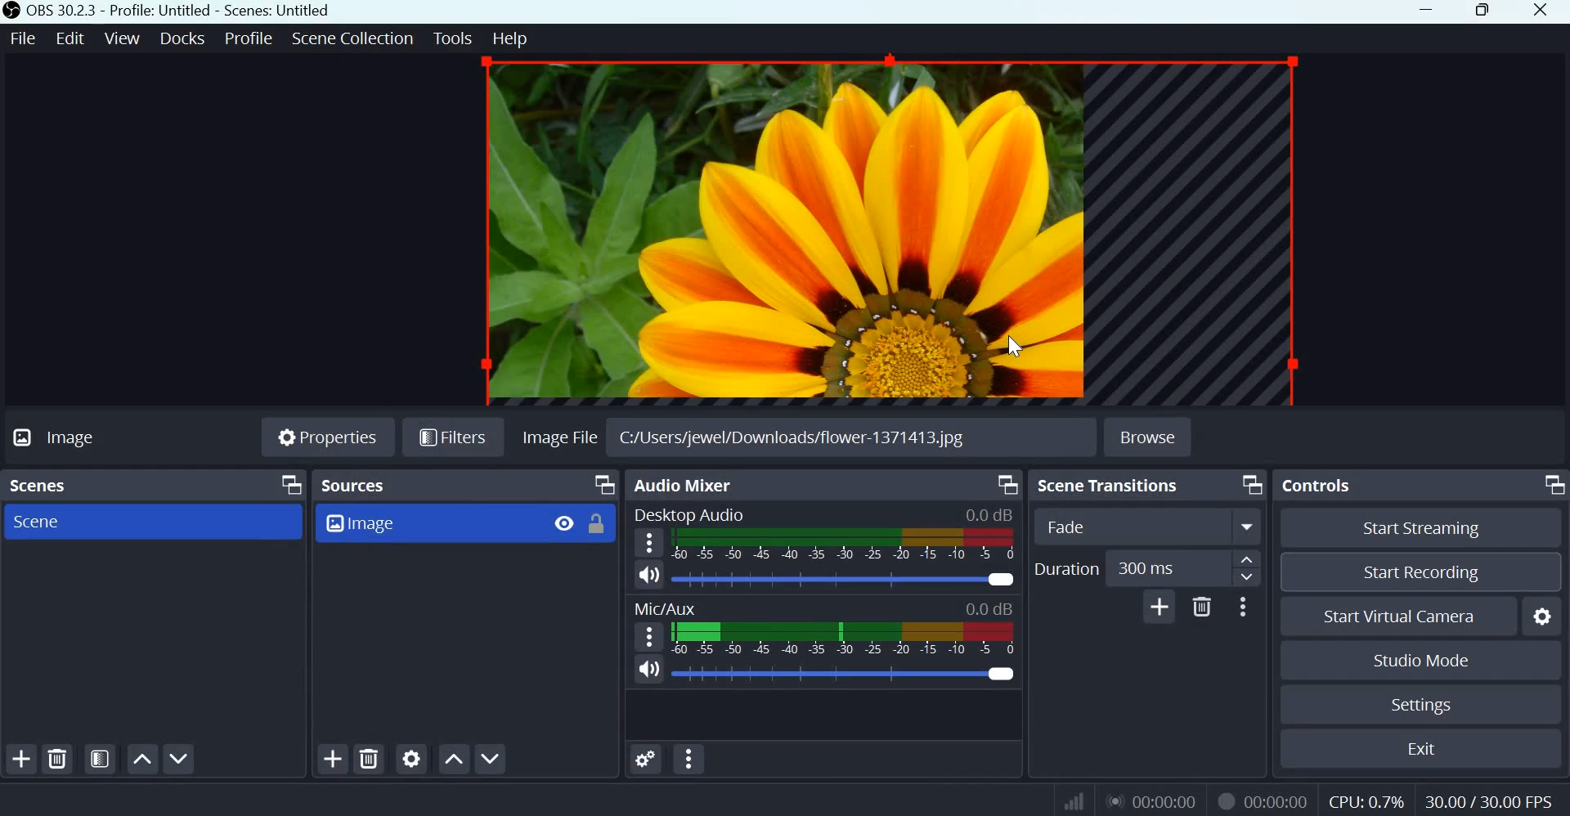  What do you see at coordinates (1423, 747) in the screenshot?
I see `Exit` at bounding box center [1423, 747].